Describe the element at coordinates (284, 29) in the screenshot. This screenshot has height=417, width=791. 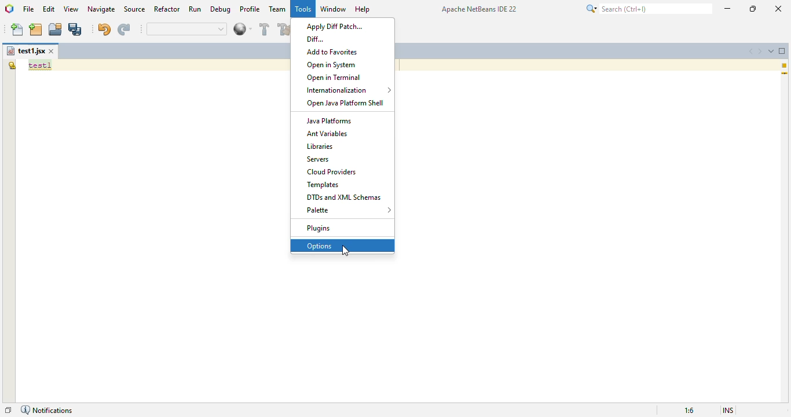
I see `clean and build project` at that location.